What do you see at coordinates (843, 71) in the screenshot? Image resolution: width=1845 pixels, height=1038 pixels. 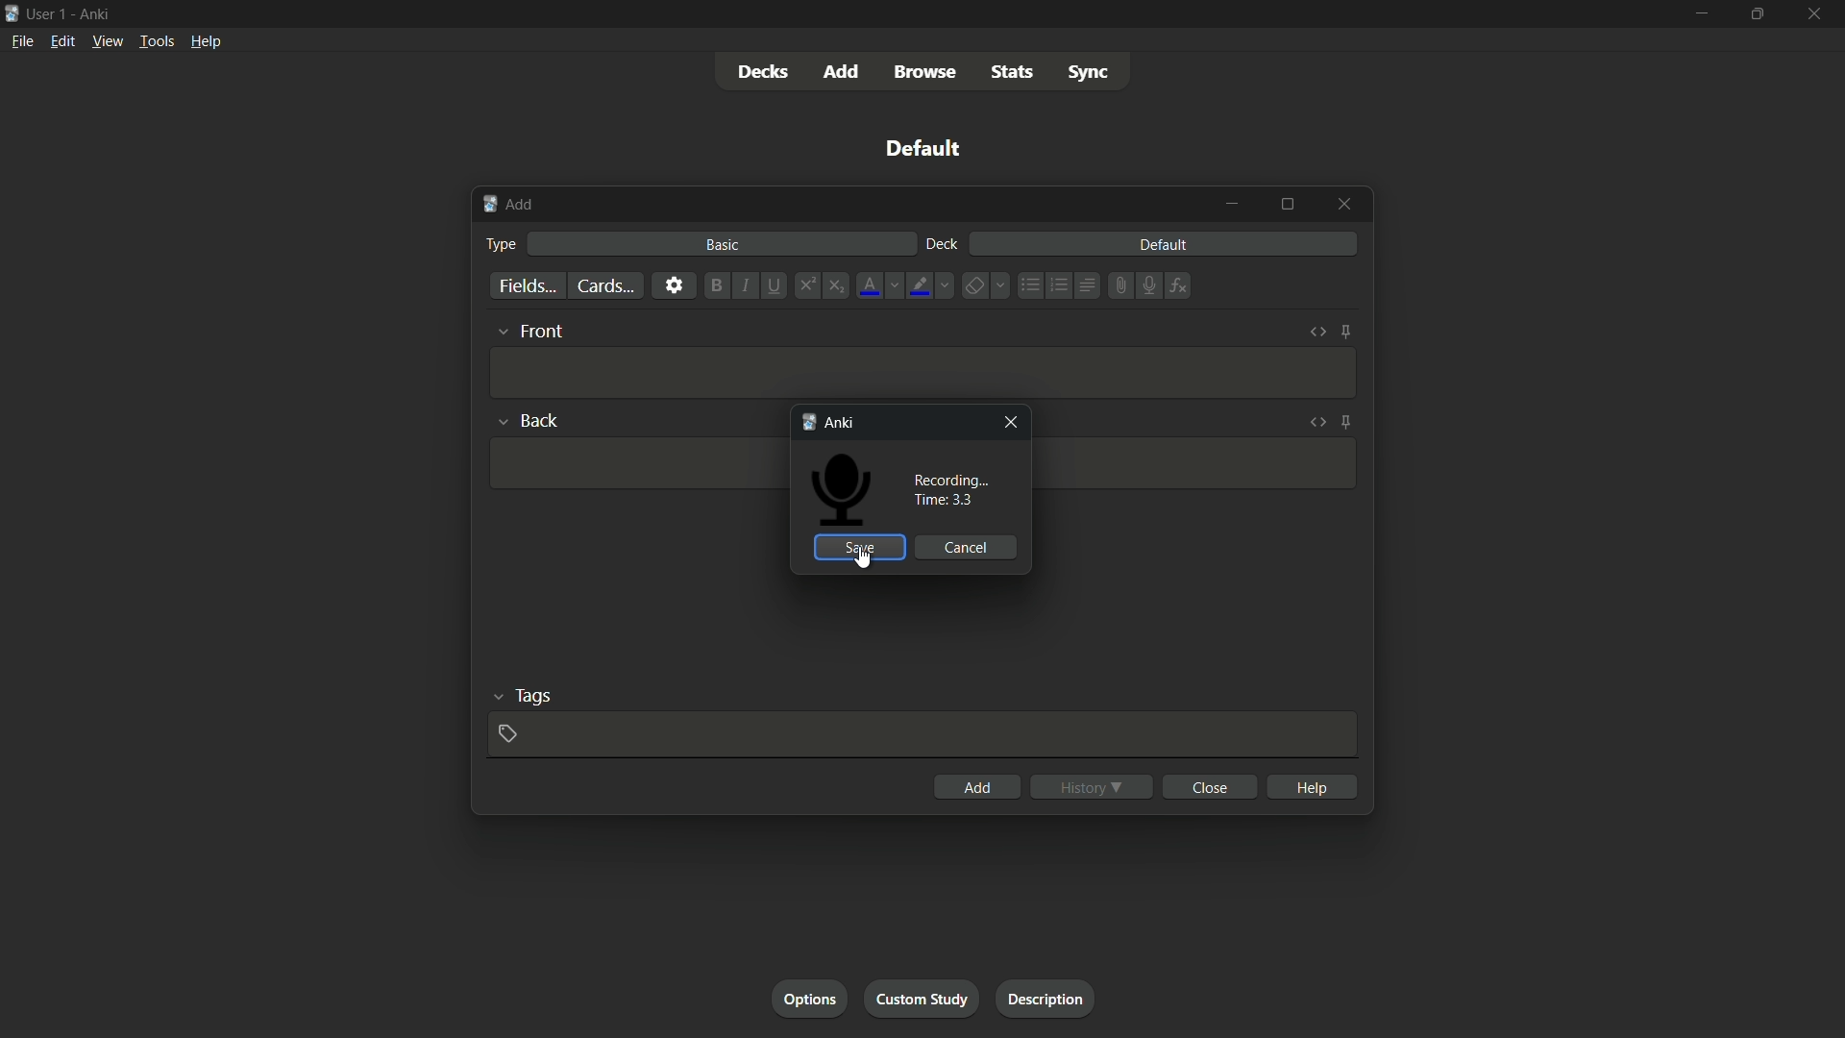 I see `add` at bounding box center [843, 71].